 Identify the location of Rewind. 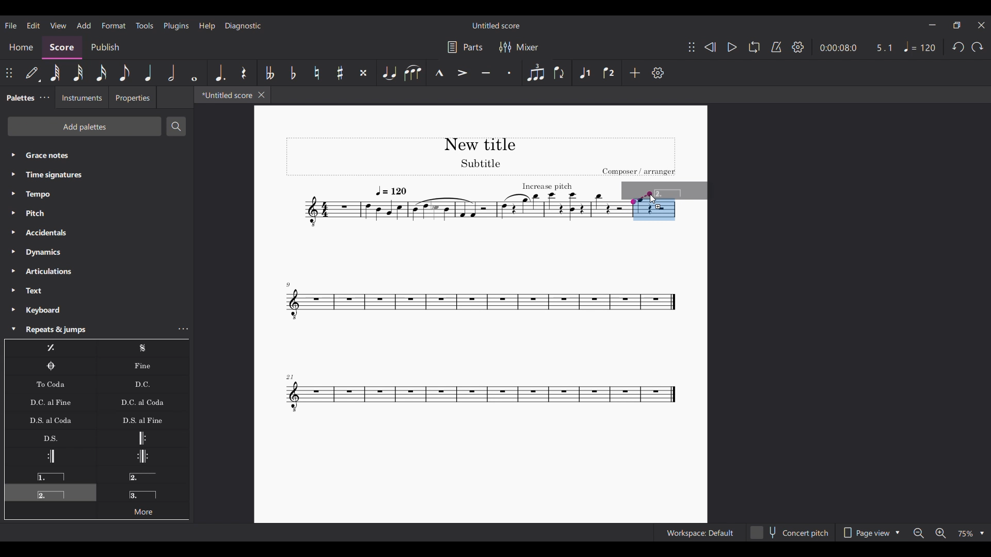
(710, 47).